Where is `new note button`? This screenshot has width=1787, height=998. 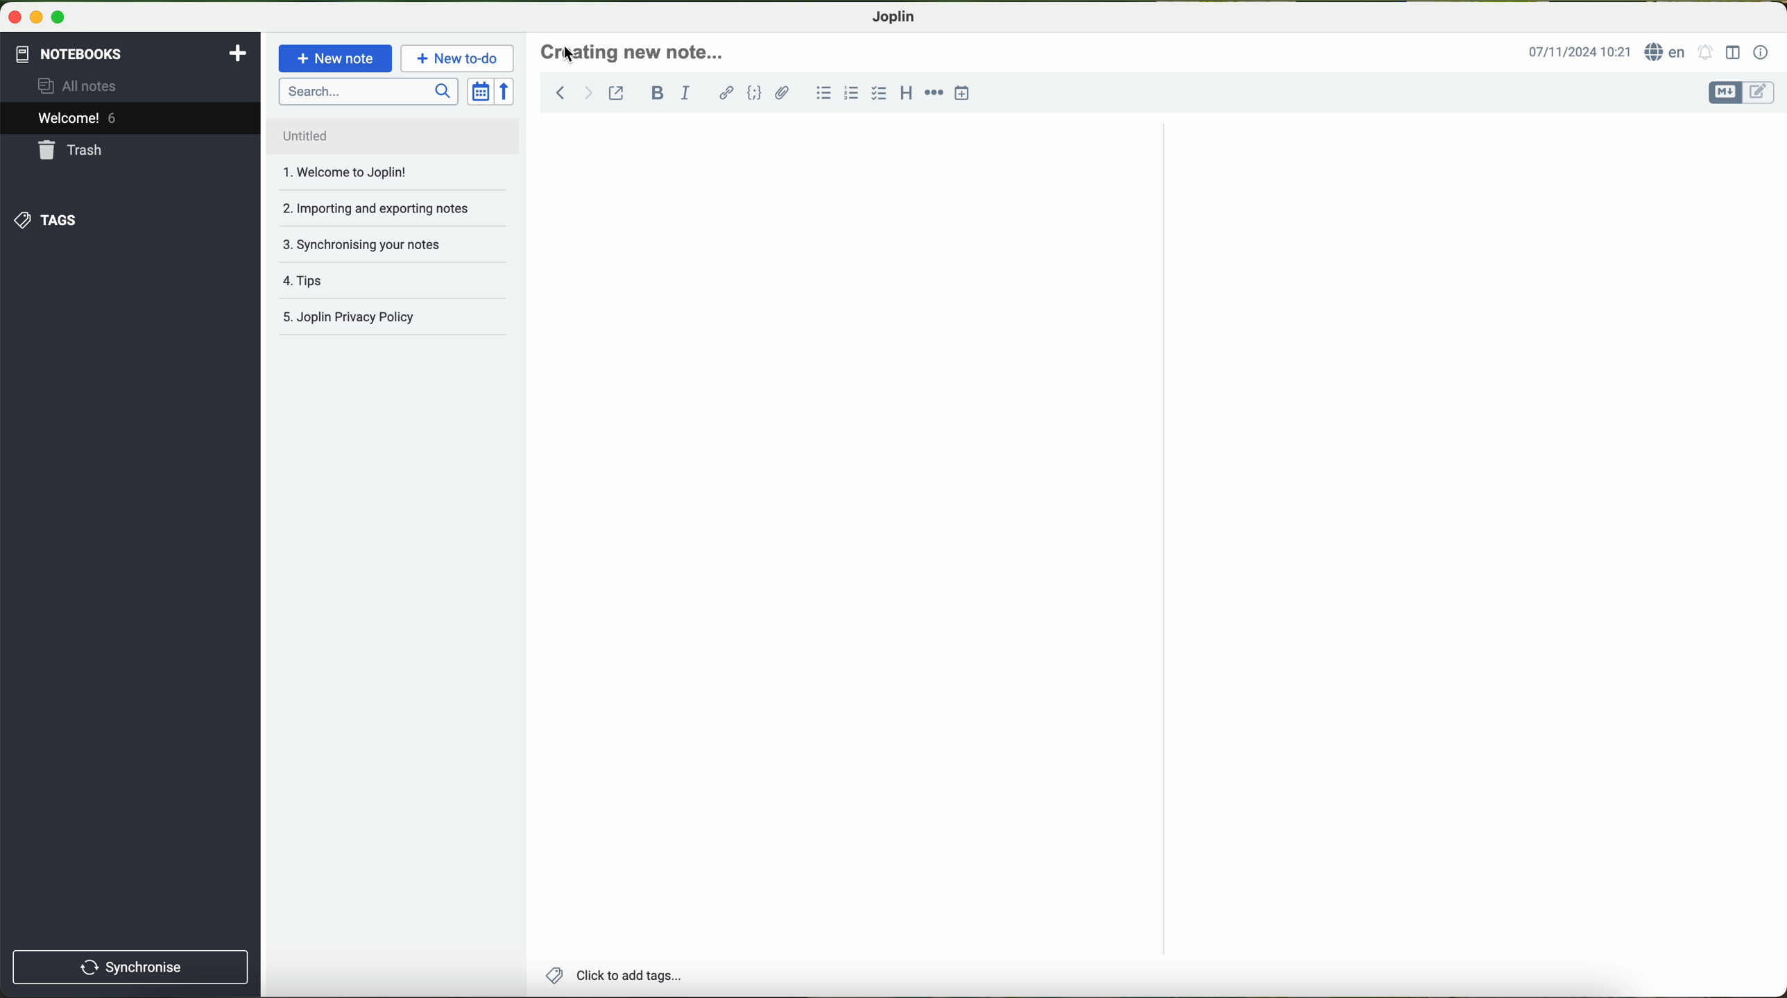
new note button is located at coordinates (336, 58).